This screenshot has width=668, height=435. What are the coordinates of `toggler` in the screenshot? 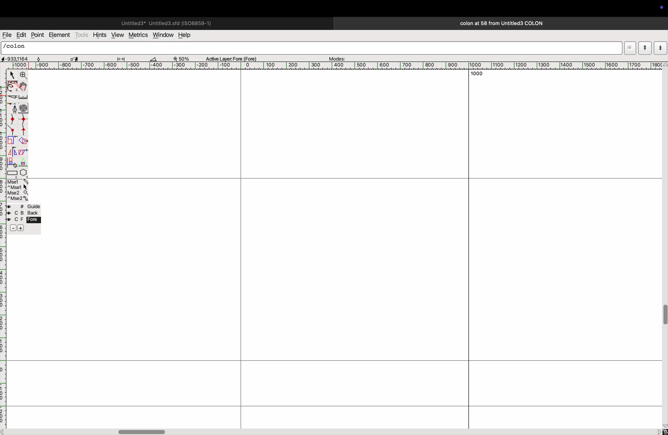 It's located at (142, 432).